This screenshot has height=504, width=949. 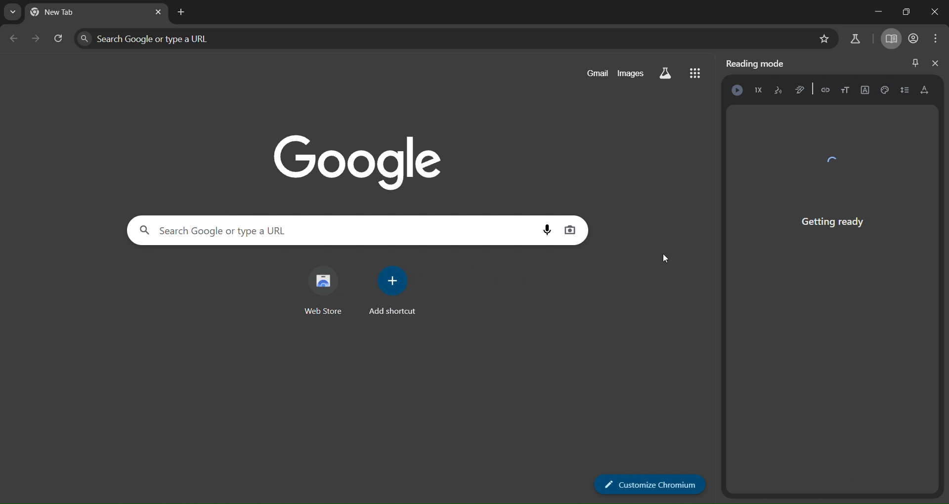 What do you see at coordinates (666, 73) in the screenshot?
I see `search labs` at bounding box center [666, 73].